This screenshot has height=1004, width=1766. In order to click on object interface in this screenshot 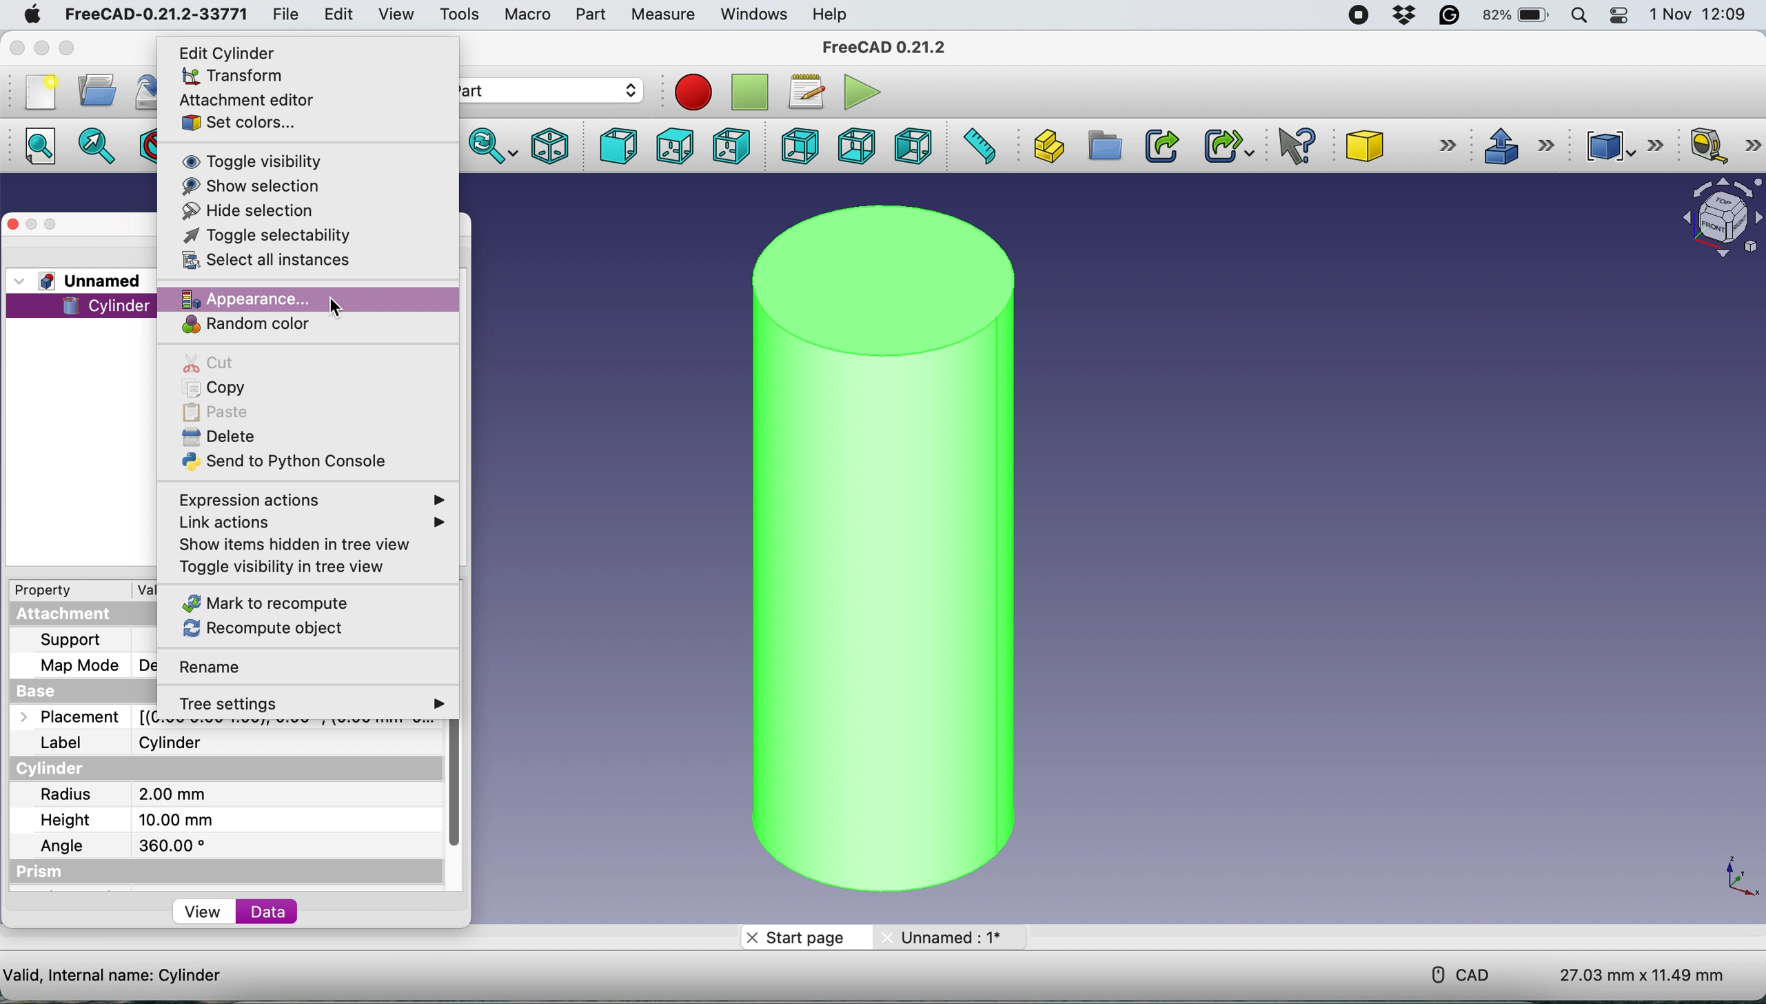, I will do `click(1721, 218)`.